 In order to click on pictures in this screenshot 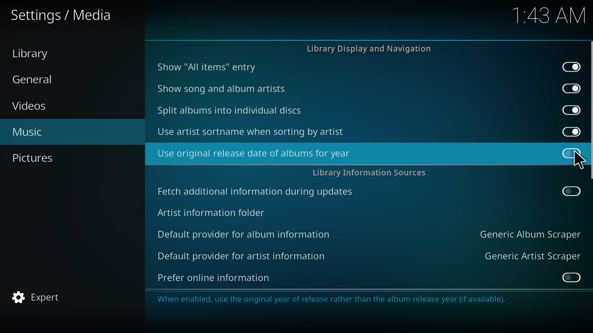, I will do `click(34, 157)`.